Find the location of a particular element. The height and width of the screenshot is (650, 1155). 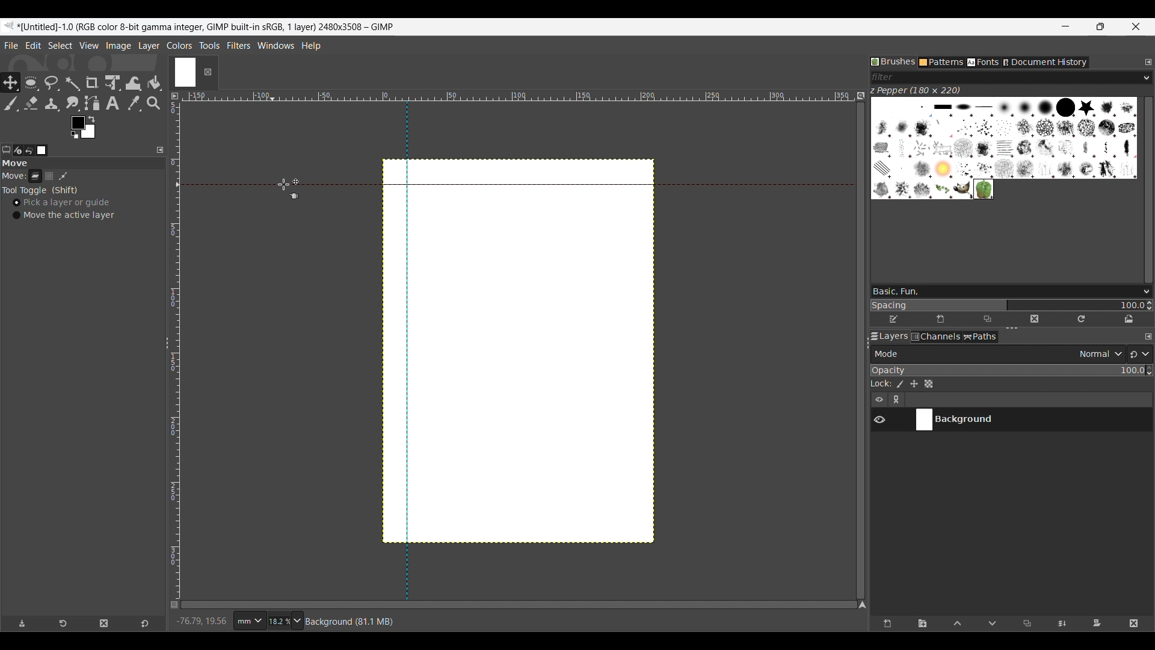

Brushes tab, current selection highlighted is located at coordinates (893, 61).